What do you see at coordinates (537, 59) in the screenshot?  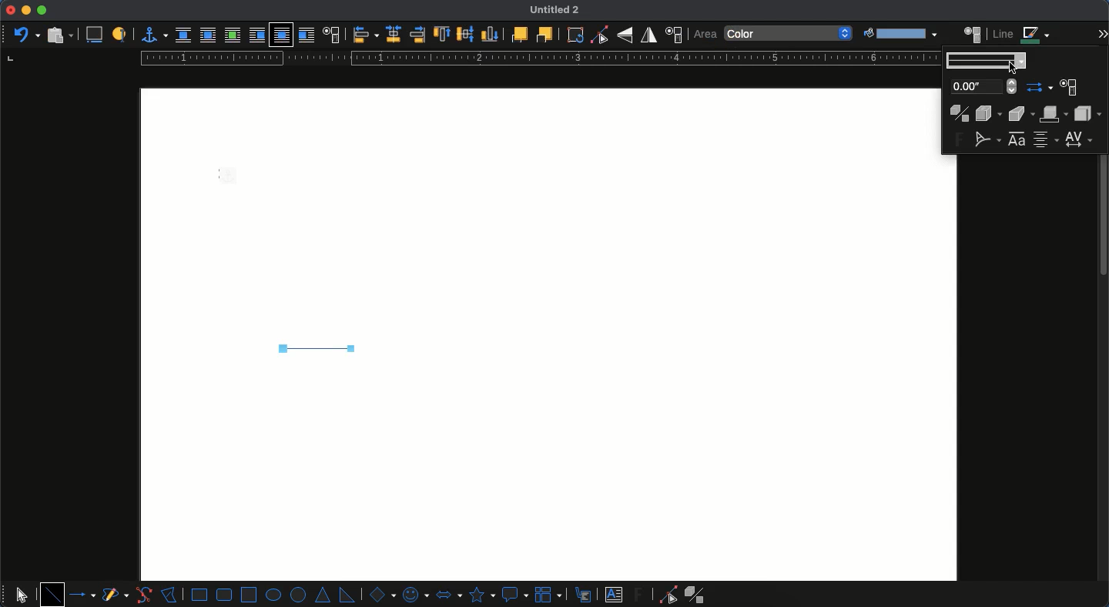 I see `ruler` at bounding box center [537, 59].